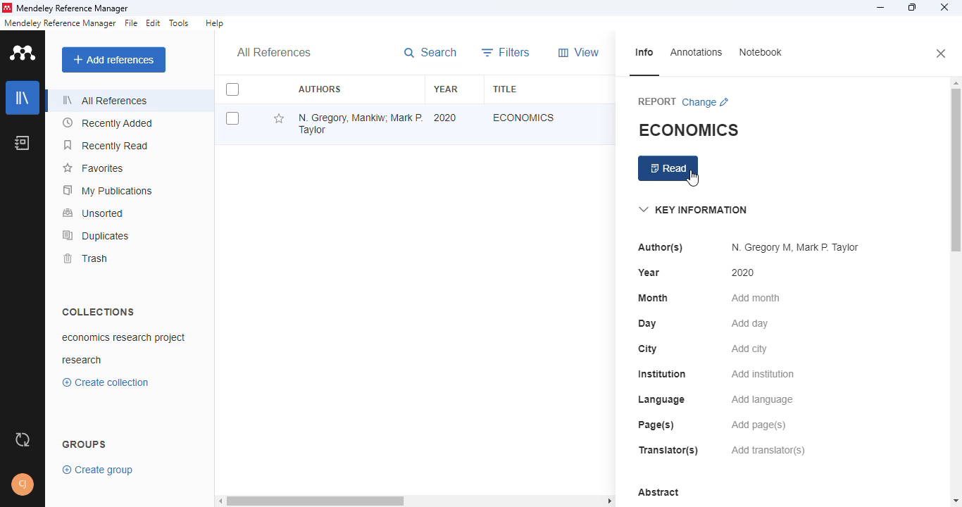 Image resolution: width=962 pixels, height=507 pixels. Describe the element at coordinates (881, 8) in the screenshot. I see `minimize` at that location.